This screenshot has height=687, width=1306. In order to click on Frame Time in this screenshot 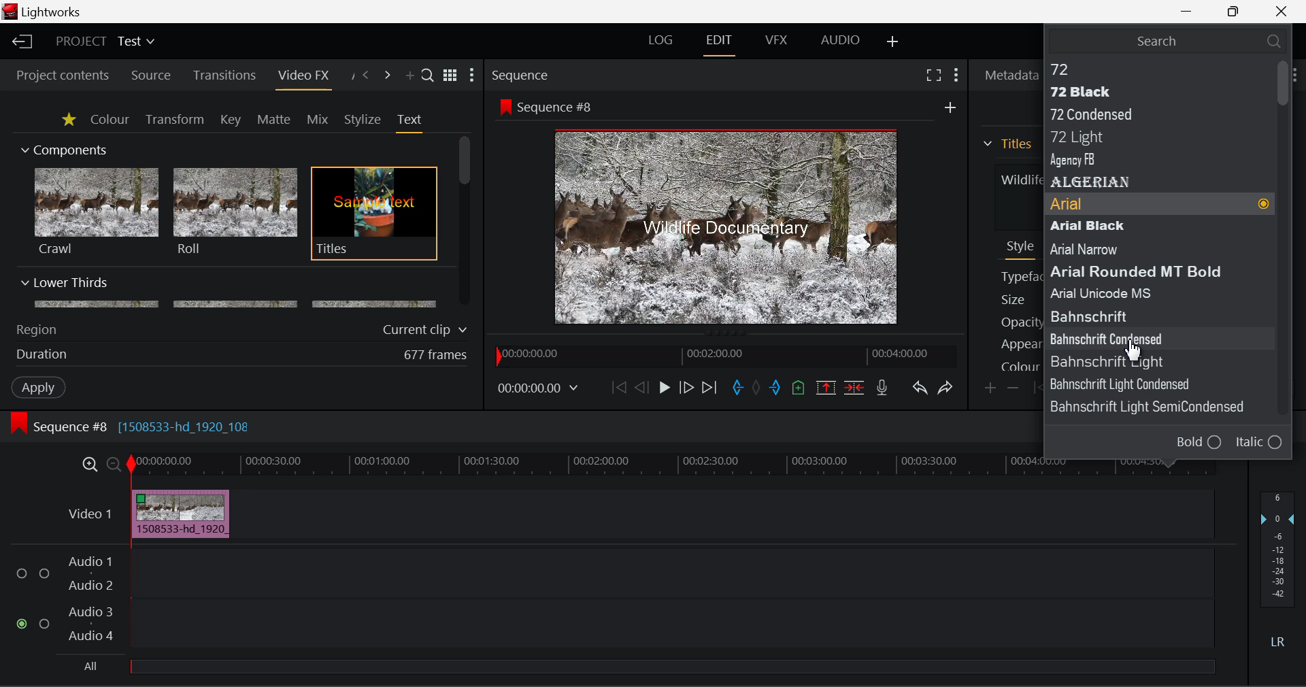, I will do `click(539, 390)`.